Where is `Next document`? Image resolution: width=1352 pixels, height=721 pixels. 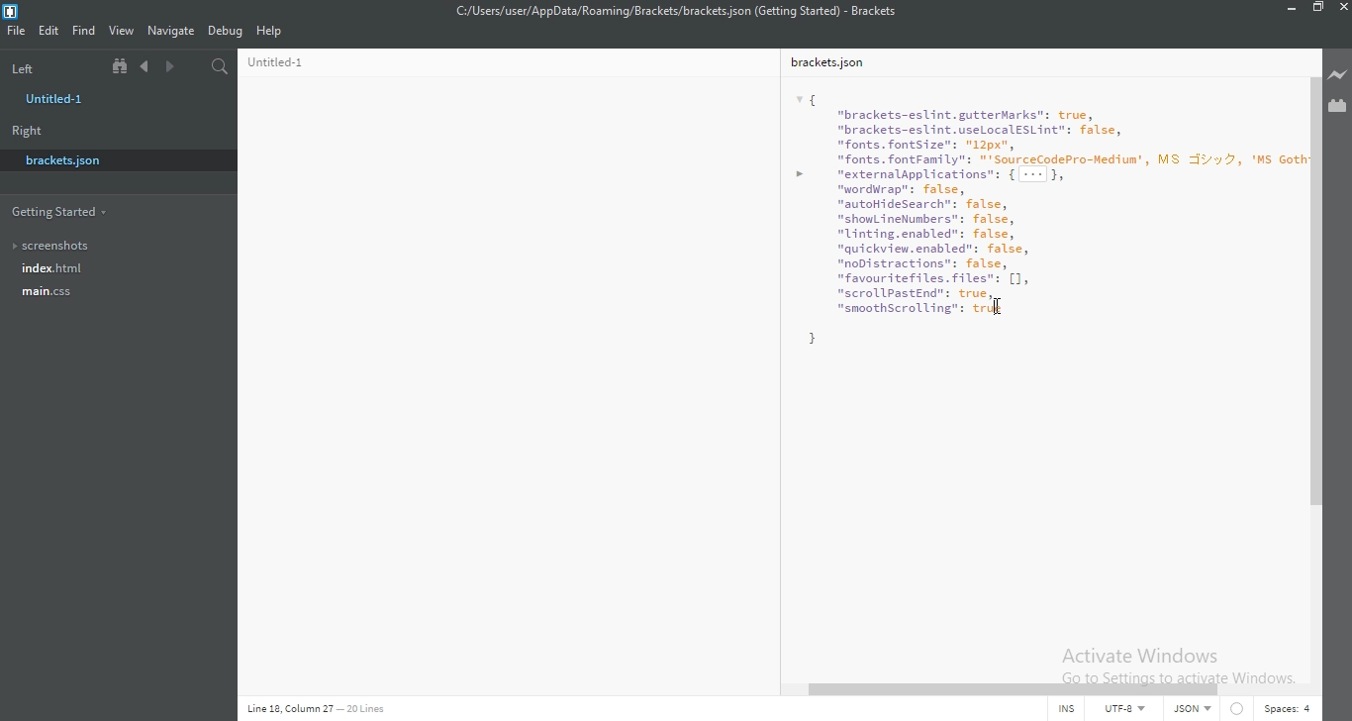 Next document is located at coordinates (170, 68).